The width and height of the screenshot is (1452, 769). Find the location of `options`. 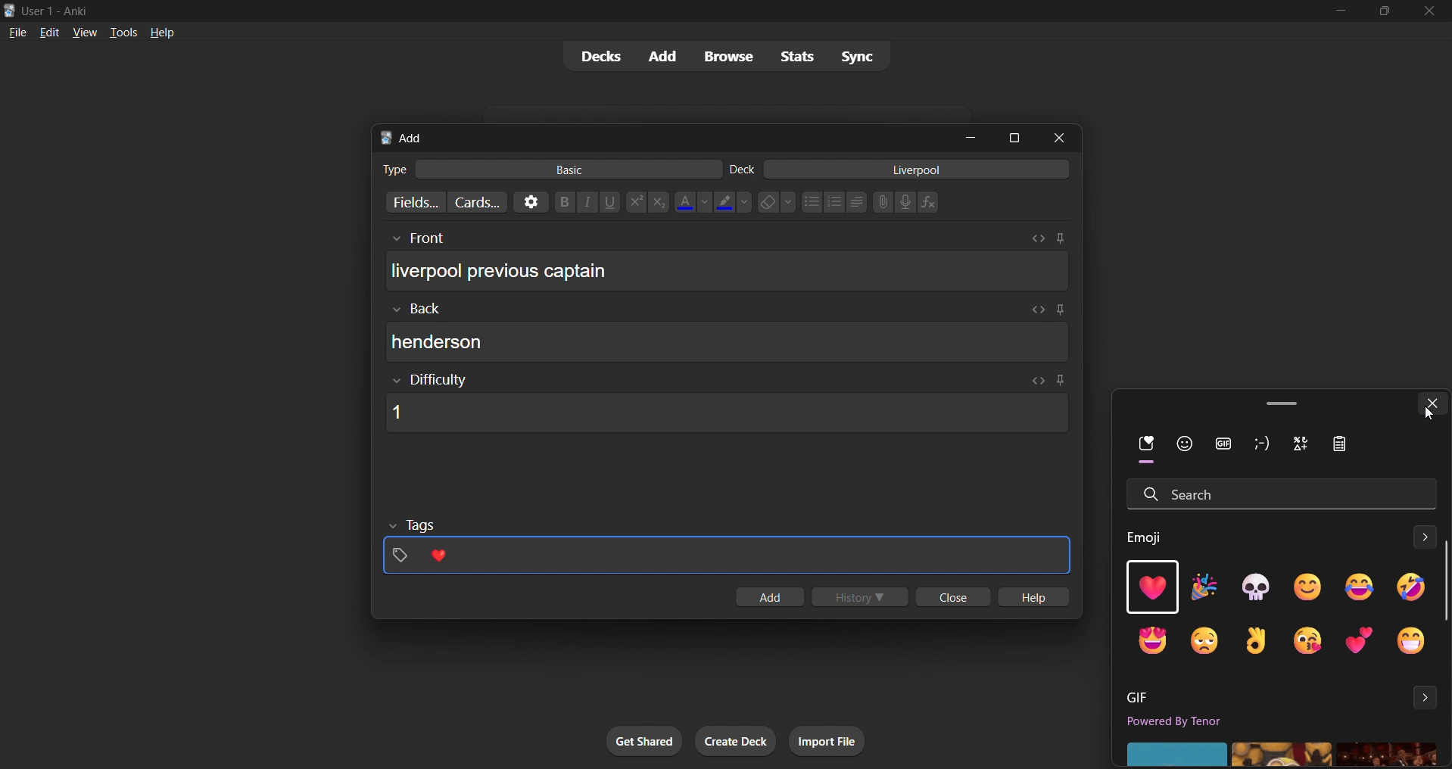

options is located at coordinates (528, 201).